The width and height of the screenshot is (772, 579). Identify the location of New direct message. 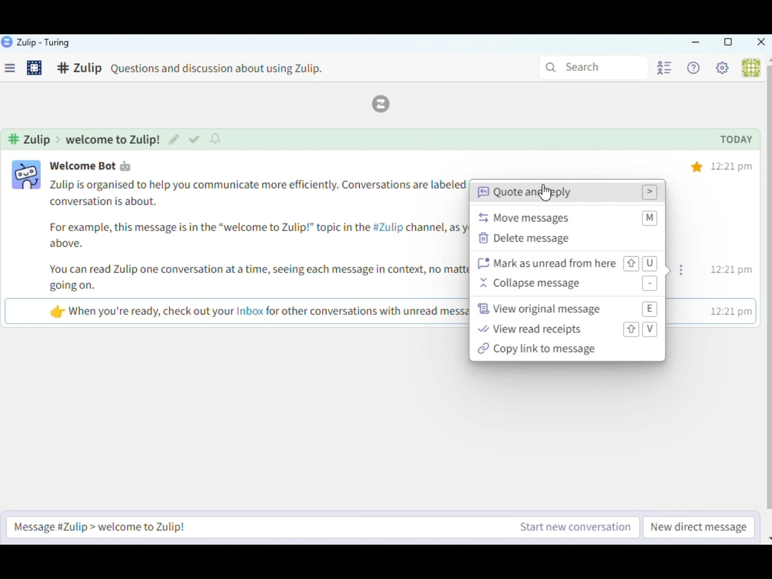
(699, 526).